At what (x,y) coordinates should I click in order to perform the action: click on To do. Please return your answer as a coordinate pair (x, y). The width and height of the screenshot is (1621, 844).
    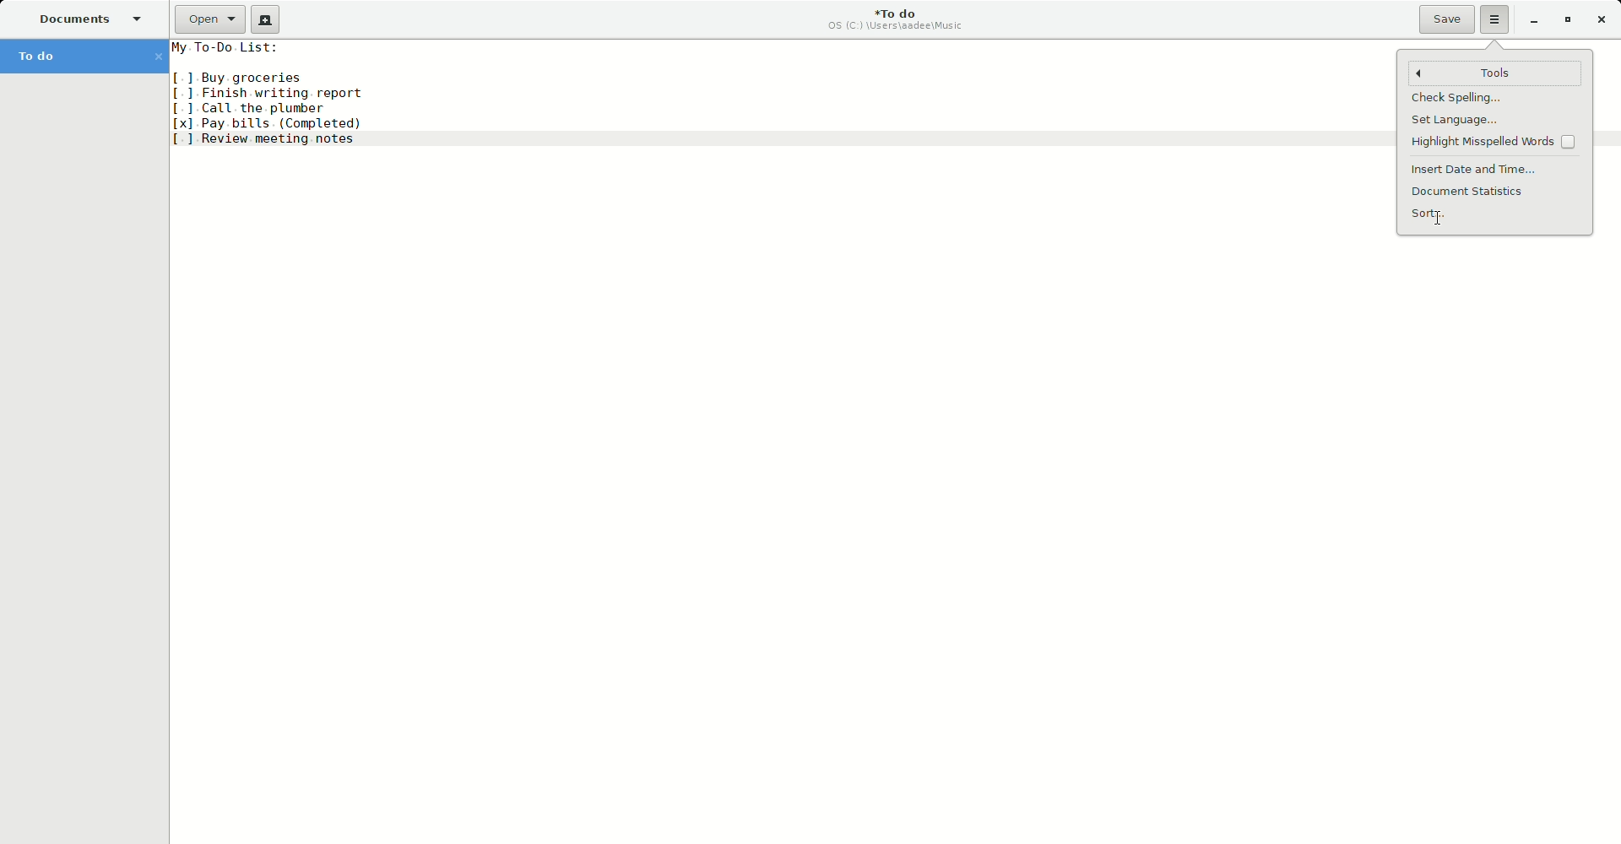
    Looking at the image, I should click on (89, 57).